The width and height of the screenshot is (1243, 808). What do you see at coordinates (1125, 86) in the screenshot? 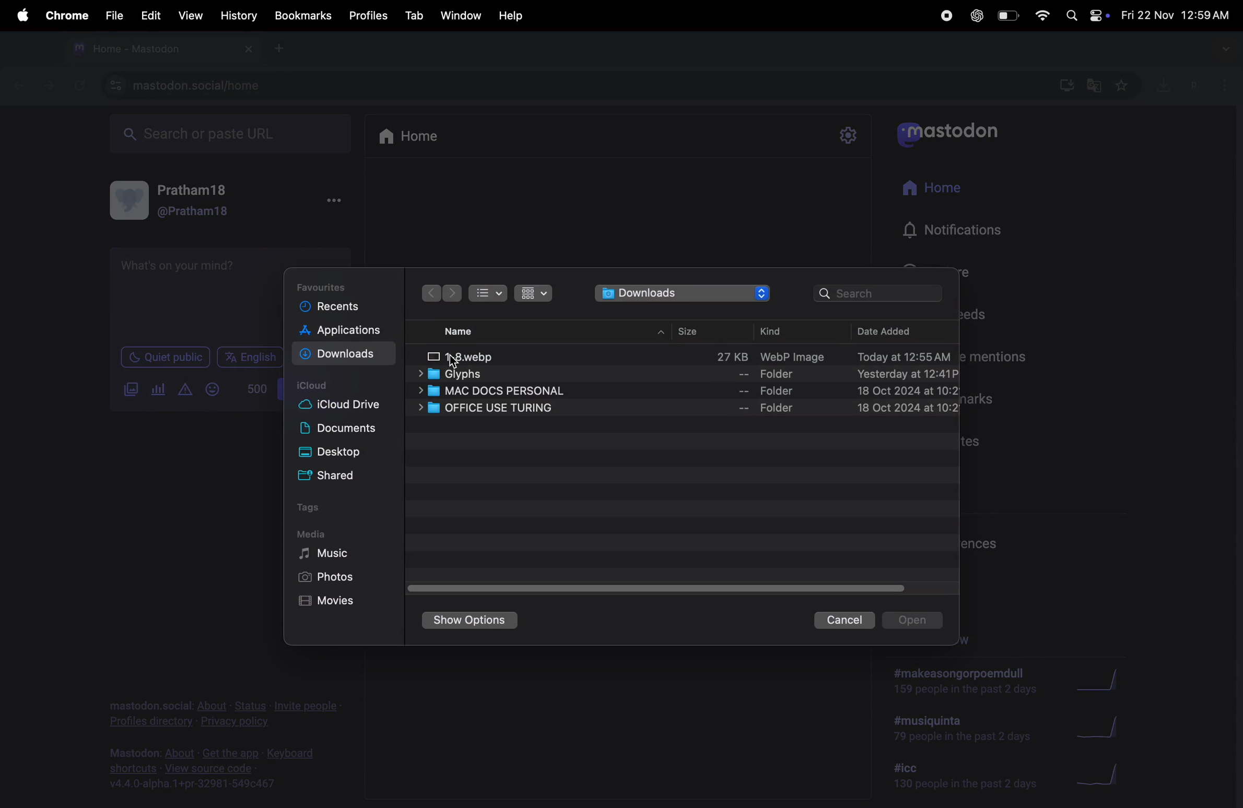
I see `favourite` at bounding box center [1125, 86].